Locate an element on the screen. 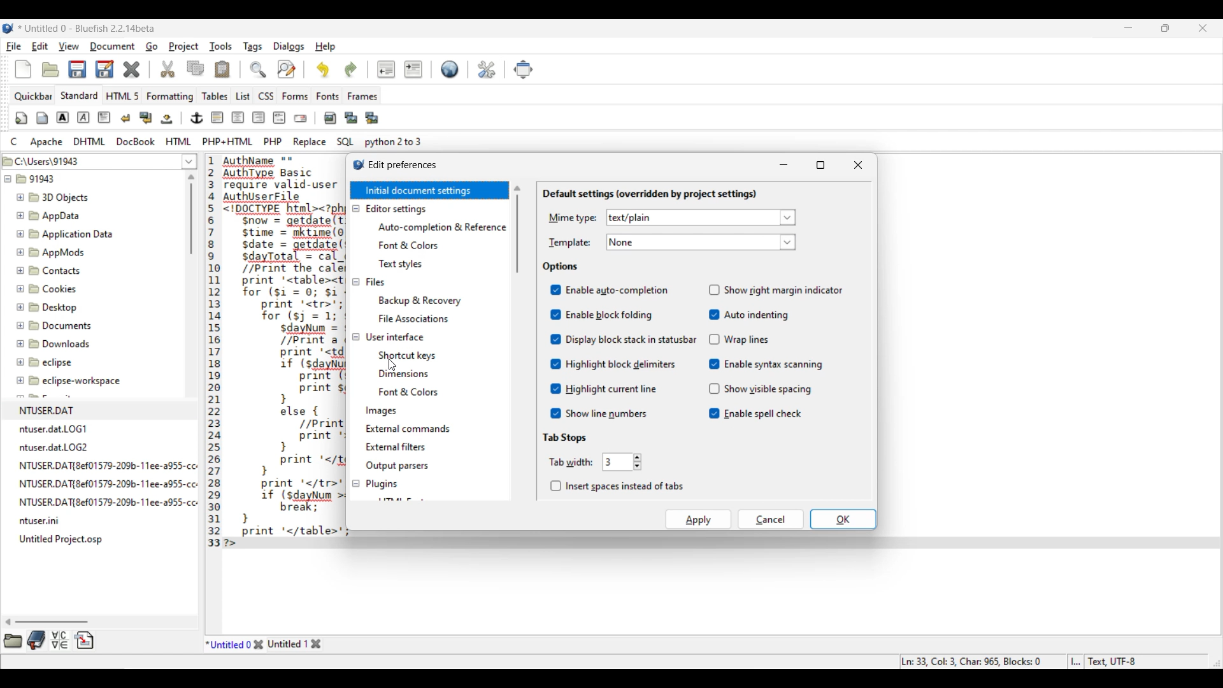 Image resolution: width=1223 pixels, height=688 pixels. Copy is located at coordinates (195, 68).